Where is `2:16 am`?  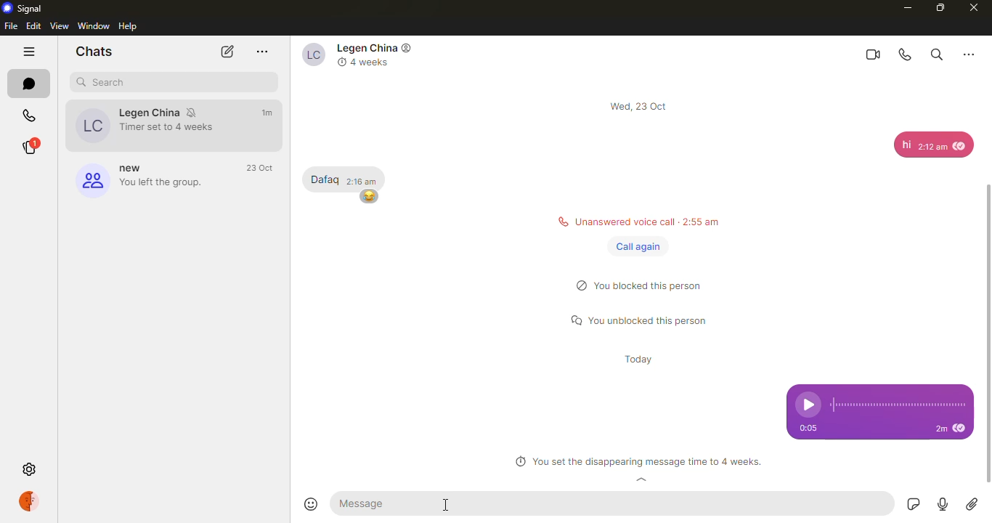 2:16 am is located at coordinates (362, 180).